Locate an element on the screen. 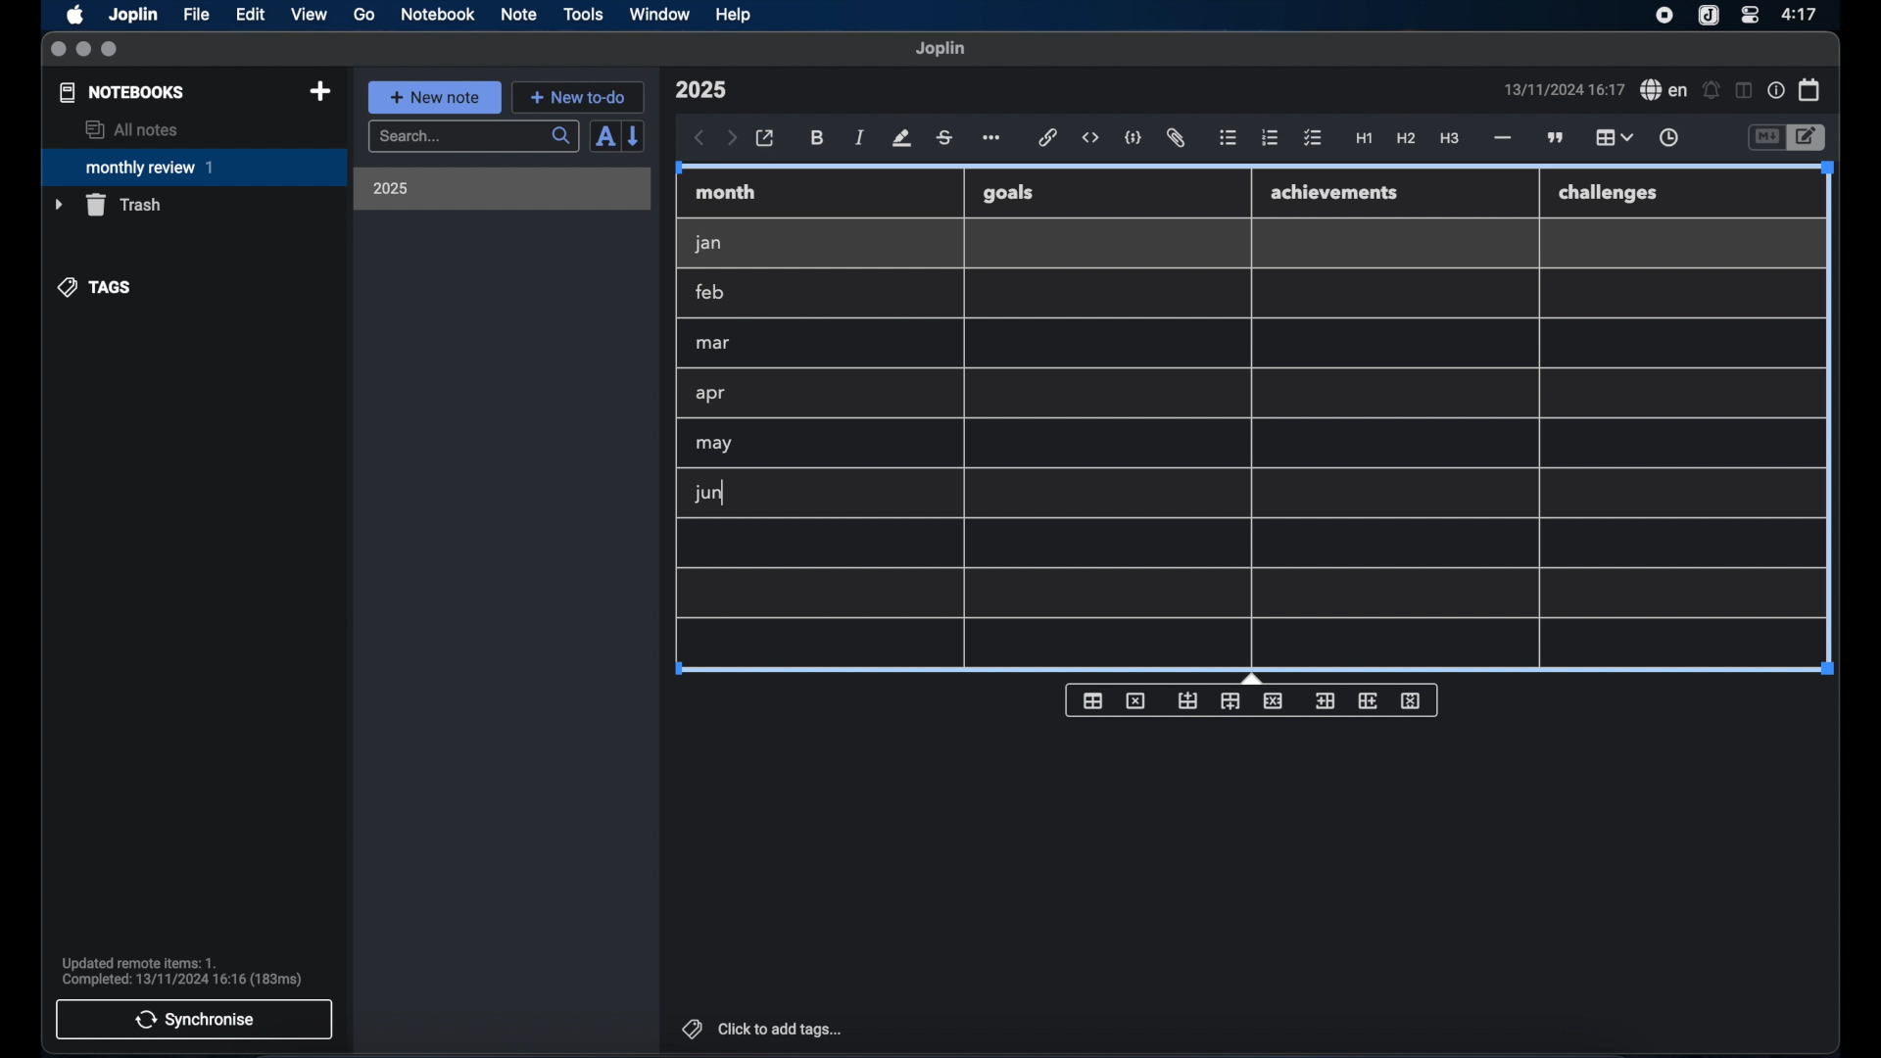  open in external editor is located at coordinates (766, 139).